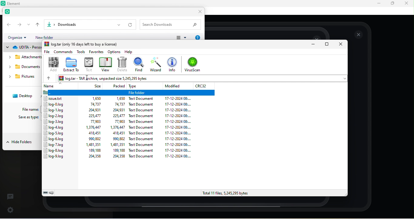 This screenshot has width=414, height=219. Describe the element at coordinates (181, 139) in the screenshot. I see `17-12-2024 08:...` at that location.